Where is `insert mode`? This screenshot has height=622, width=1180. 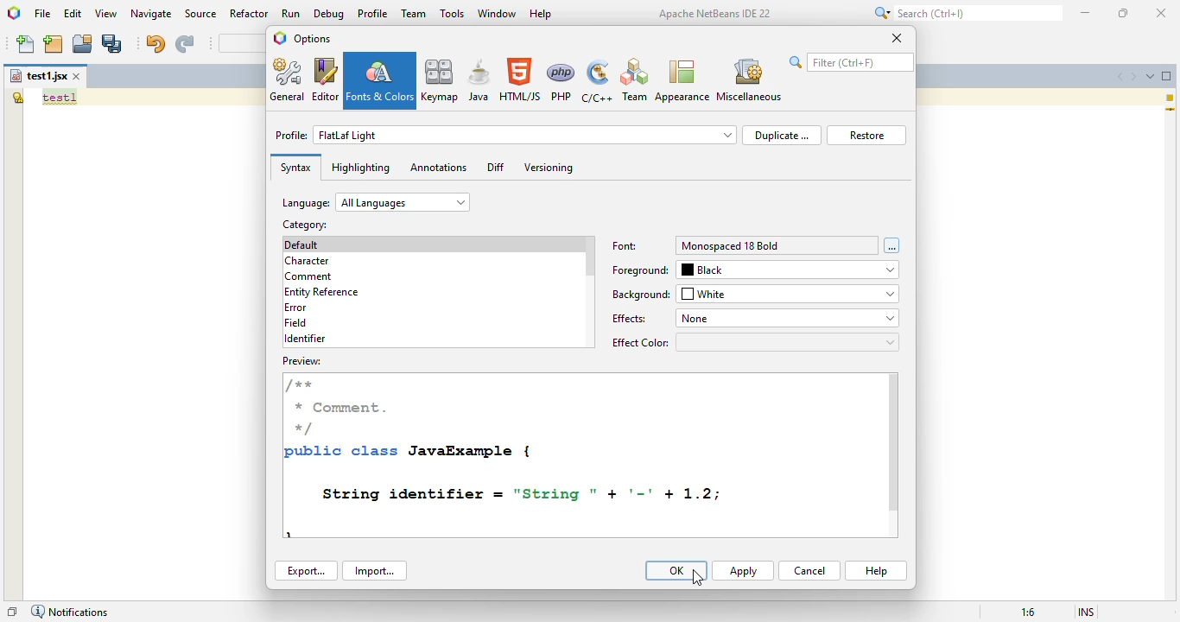 insert mode is located at coordinates (1087, 612).